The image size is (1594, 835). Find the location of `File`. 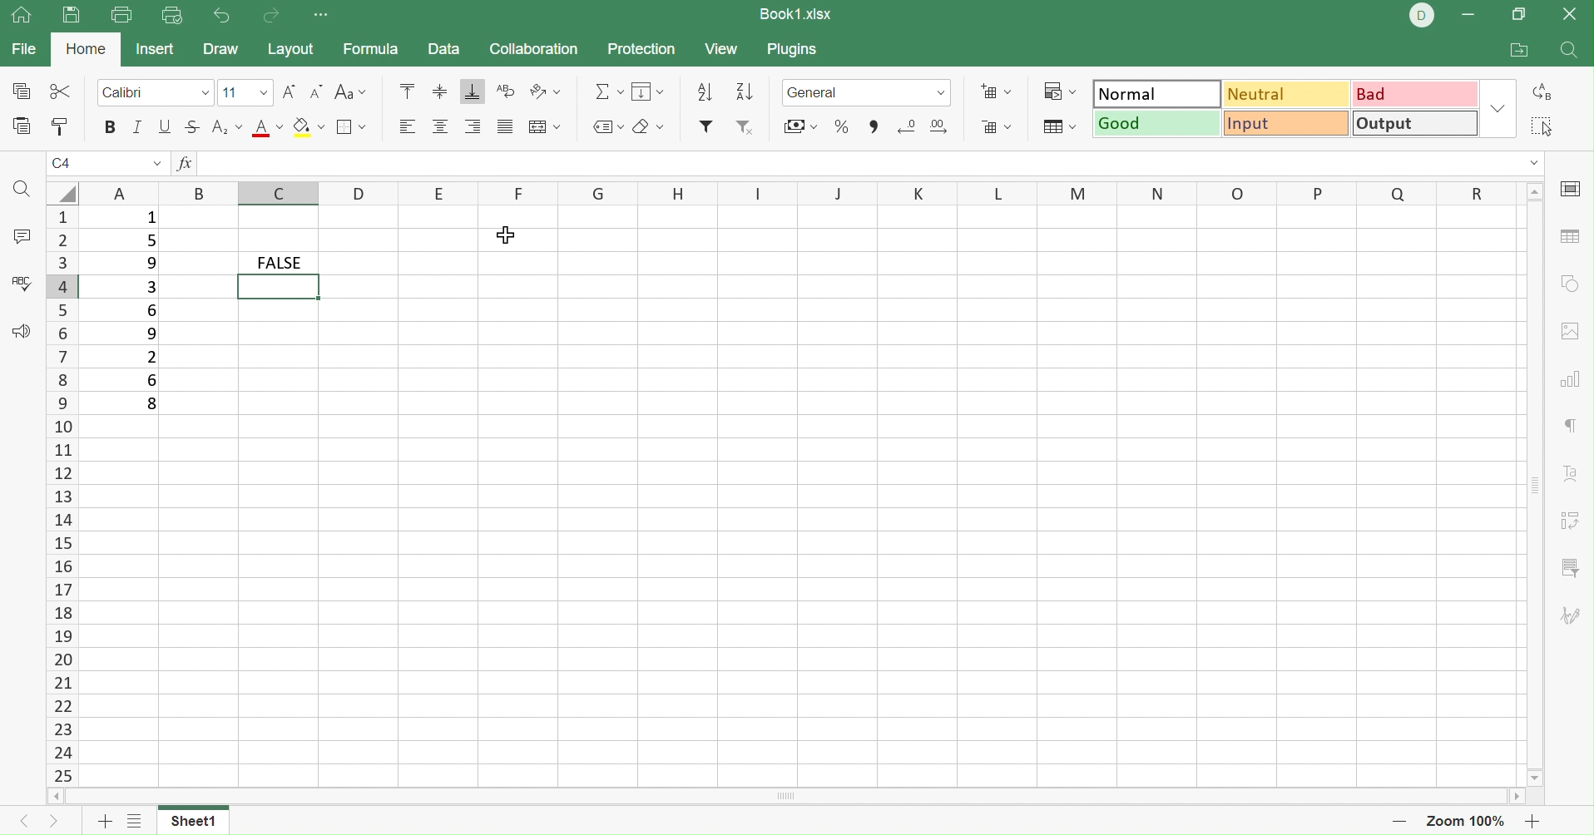

File is located at coordinates (24, 49).